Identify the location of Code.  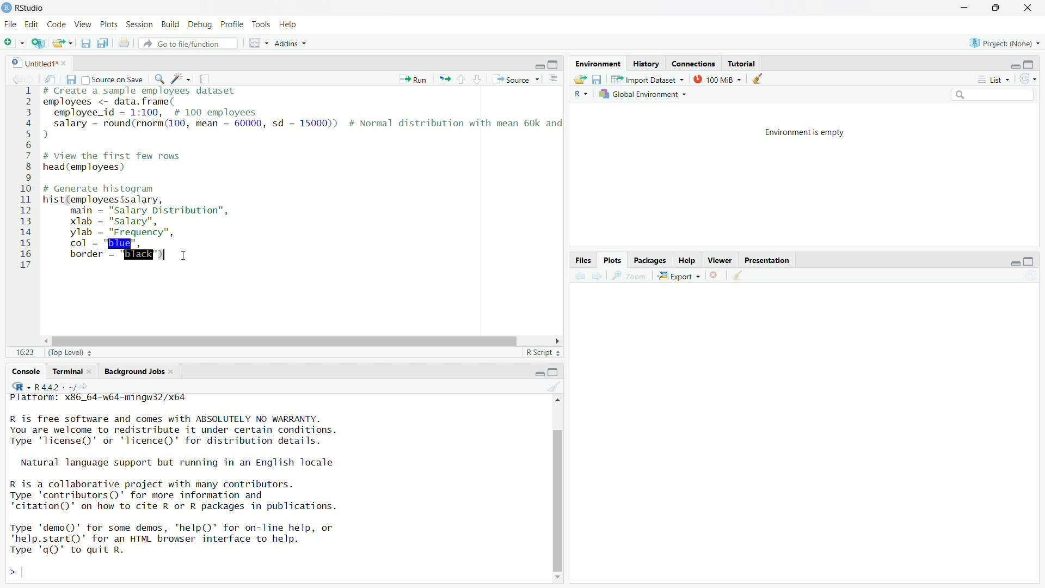
(57, 24).